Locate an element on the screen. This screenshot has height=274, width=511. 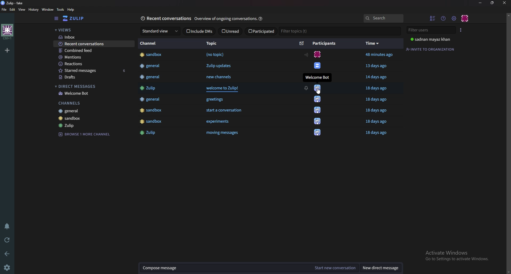
Zulip updates is located at coordinates (218, 66).